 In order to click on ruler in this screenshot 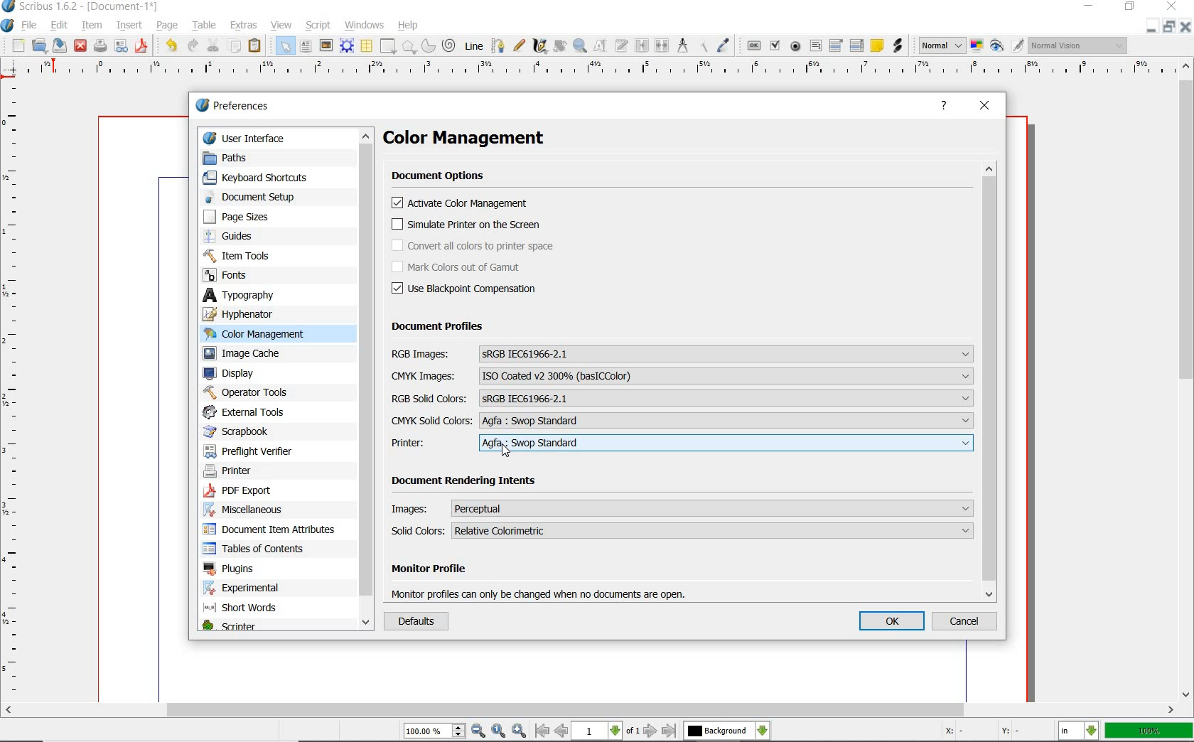, I will do `click(19, 391)`.